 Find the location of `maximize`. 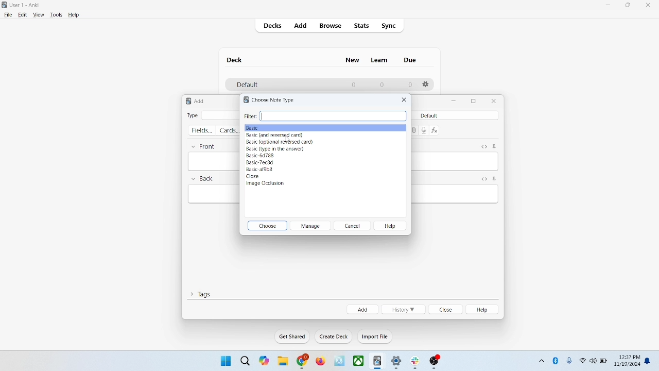

maximize is located at coordinates (474, 102).